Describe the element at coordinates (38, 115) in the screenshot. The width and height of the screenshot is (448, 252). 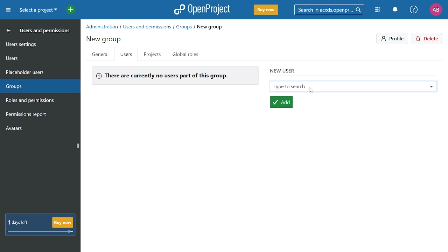
I see `Permission report` at that location.